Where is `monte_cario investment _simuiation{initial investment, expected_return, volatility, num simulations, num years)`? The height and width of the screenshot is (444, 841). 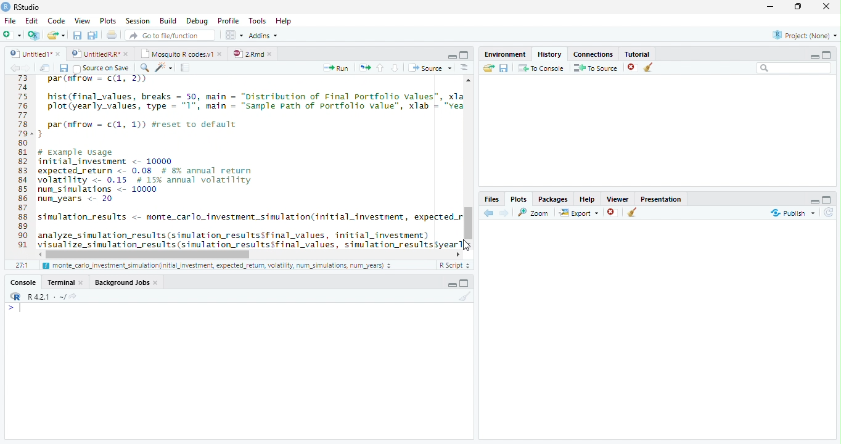
monte_cario investment _simuiation{initial investment, expected_return, volatility, num simulations, num years) is located at coordinates (218, 266).